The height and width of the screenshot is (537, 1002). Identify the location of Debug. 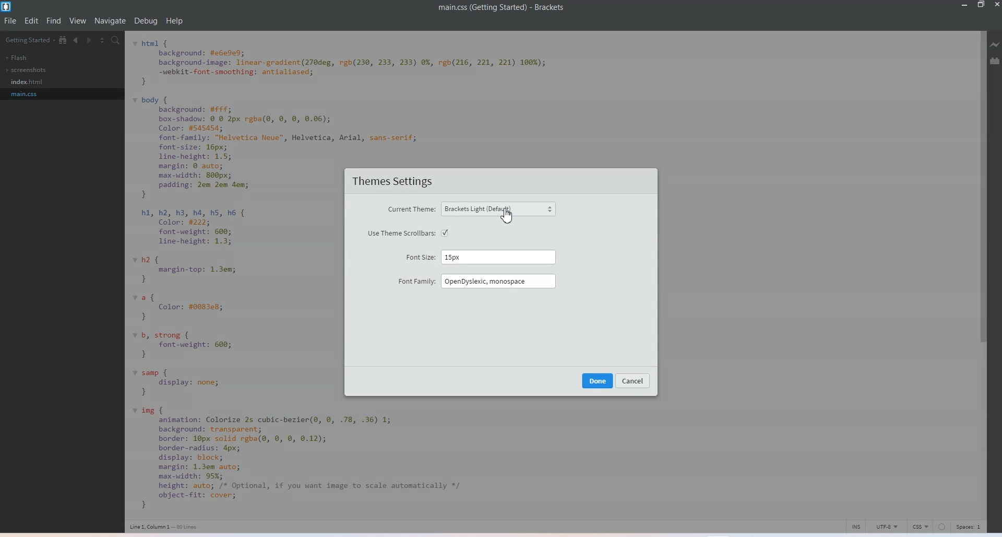
(146, 21).